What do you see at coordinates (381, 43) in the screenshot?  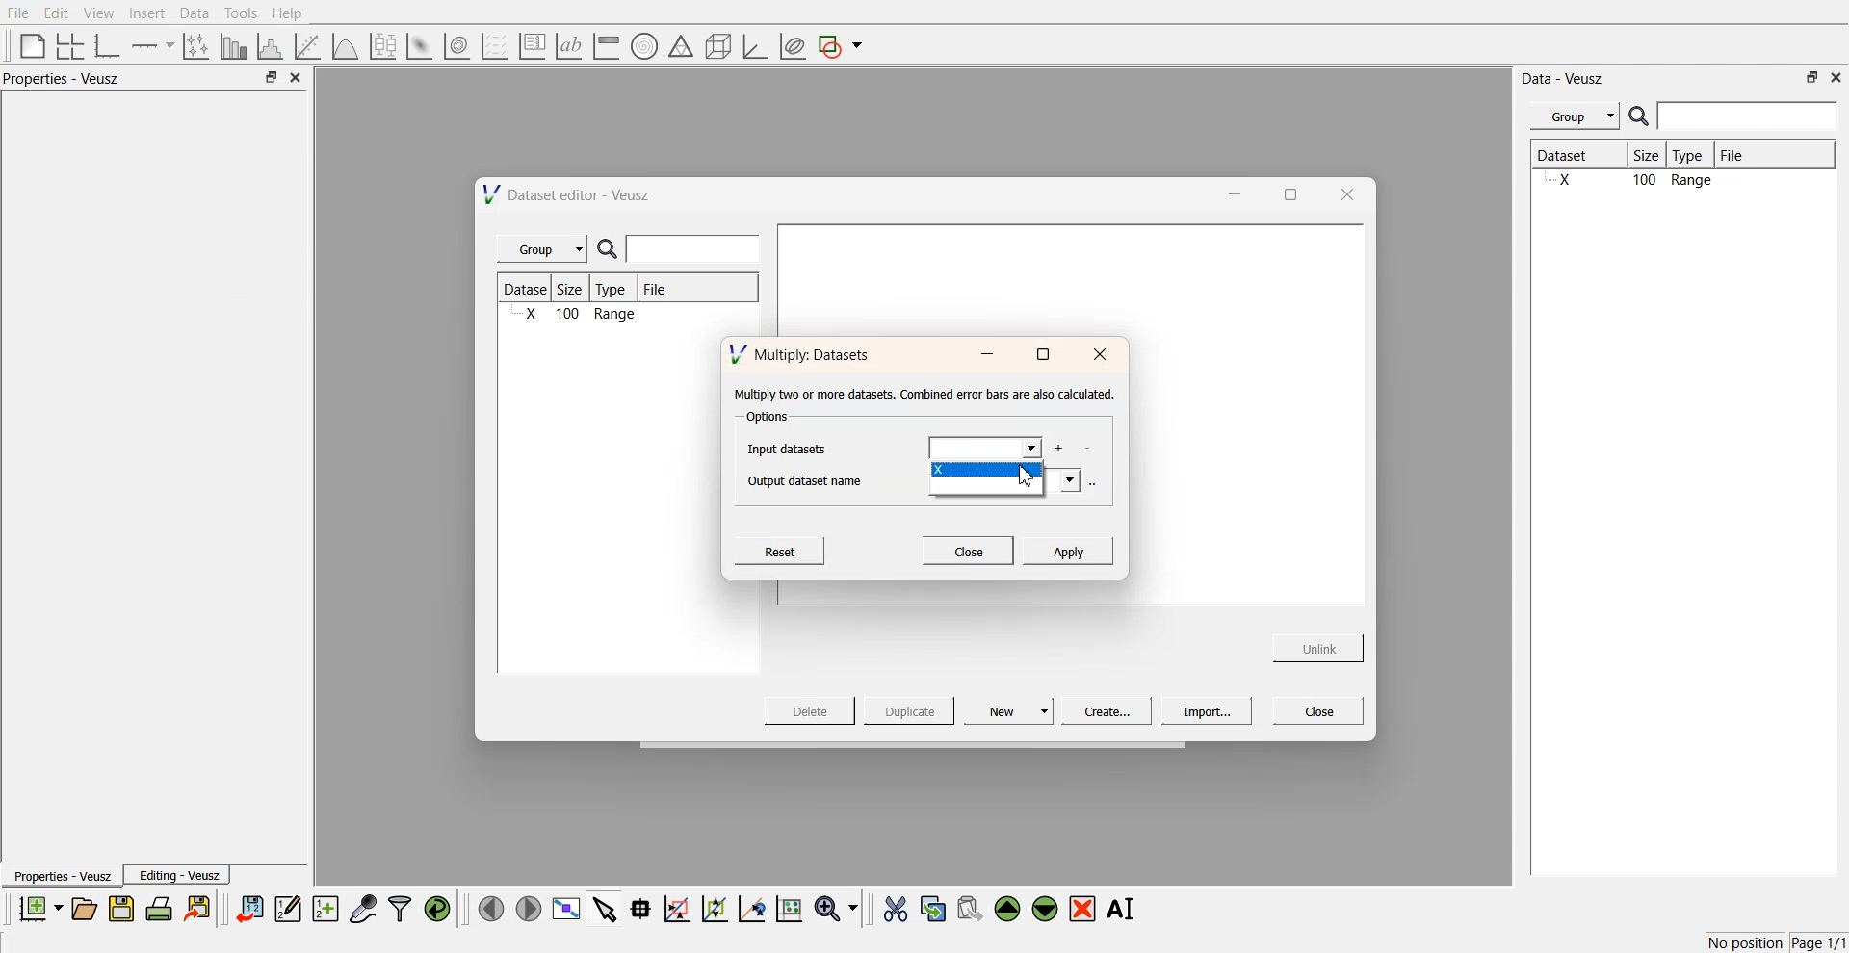 I see `plot a boxplot` at bounding box center [381, 43].